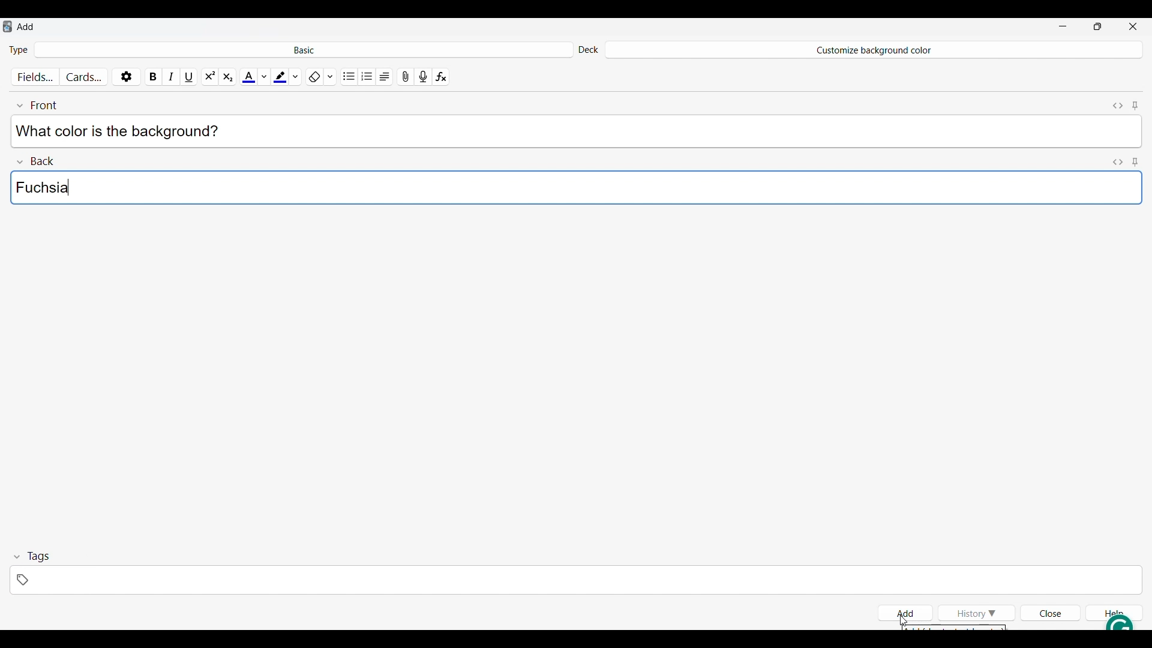  I want to click on Close interface, so click(1133, 26).